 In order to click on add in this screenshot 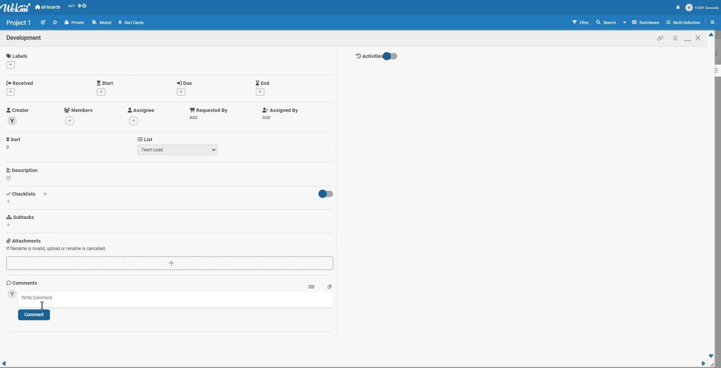, I will do `click(134, 121)`.